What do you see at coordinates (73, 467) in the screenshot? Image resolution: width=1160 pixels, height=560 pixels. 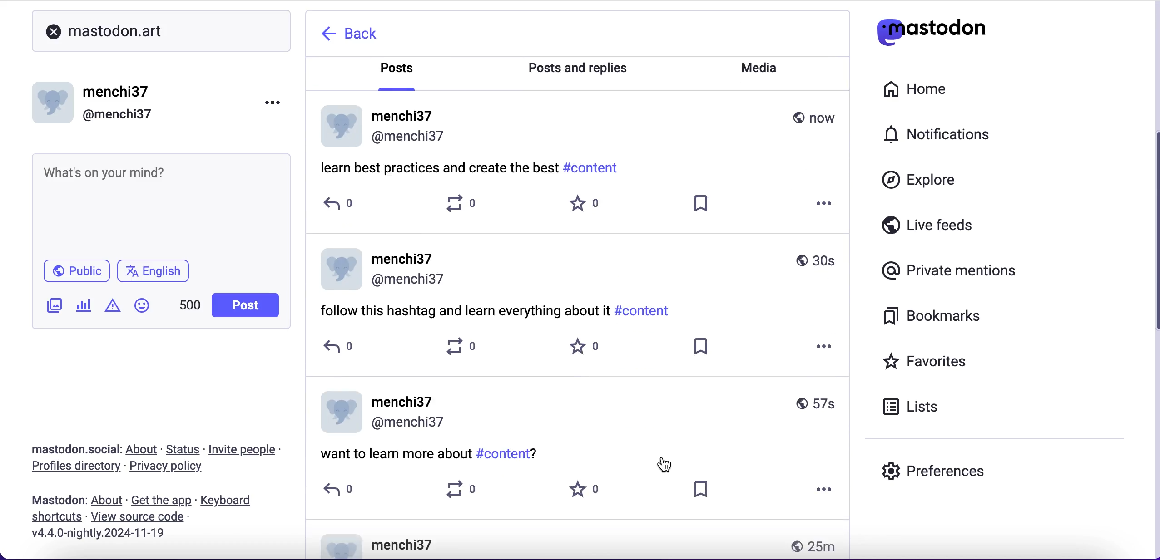 I see `profiles directory` at bounding box center [73, 467].